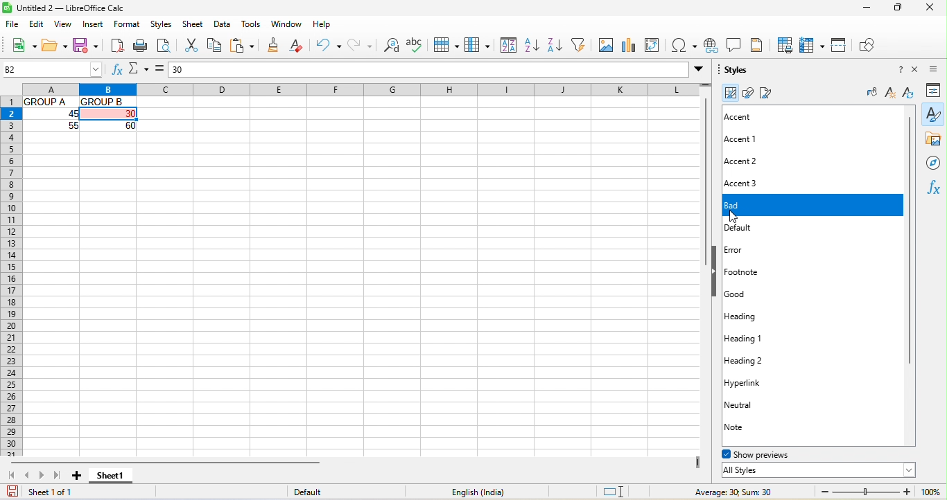 The width and height of the screenshot is (947, 500). I want to click on format, so click(128, 25).